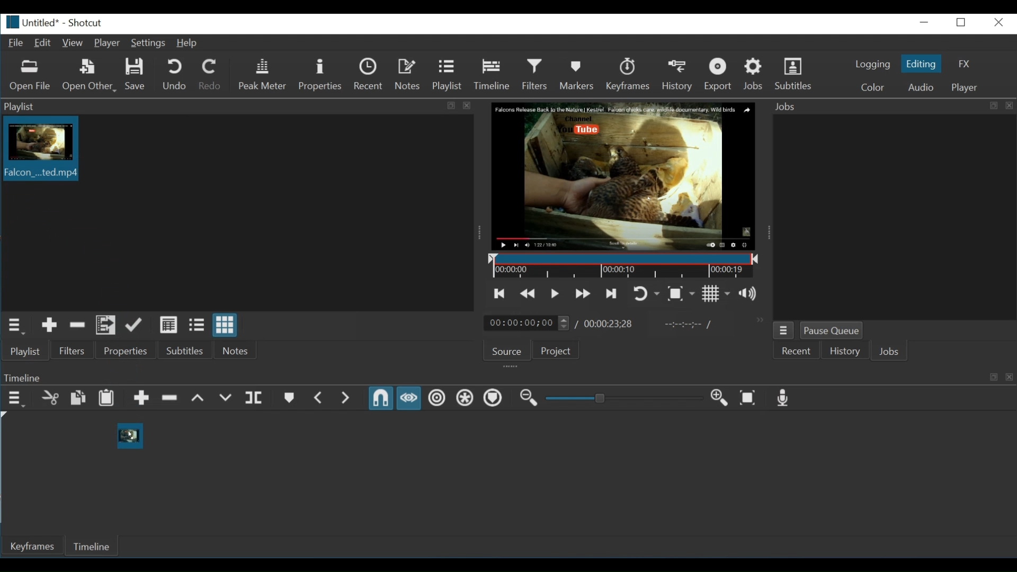  Describe the element at coordinates (78, 326) in the screenshot. I see `Remove cut` at that location.